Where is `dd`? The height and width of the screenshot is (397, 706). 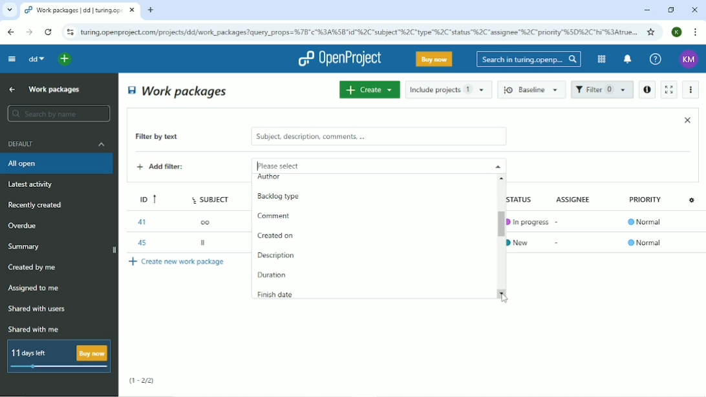 dd is located at coordinates (36, 59).